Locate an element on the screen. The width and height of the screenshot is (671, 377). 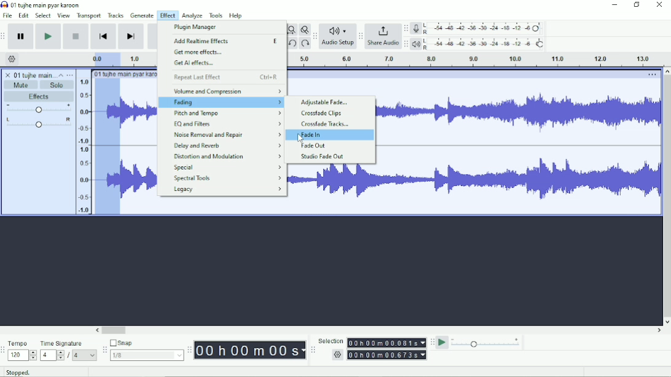
Audacity time toolbar is located at coordinates (189, 350).